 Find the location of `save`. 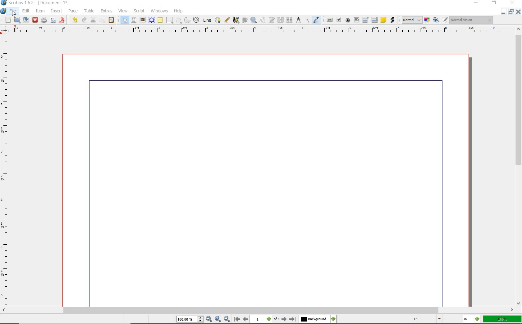

save is located at coordinates (25, 20).